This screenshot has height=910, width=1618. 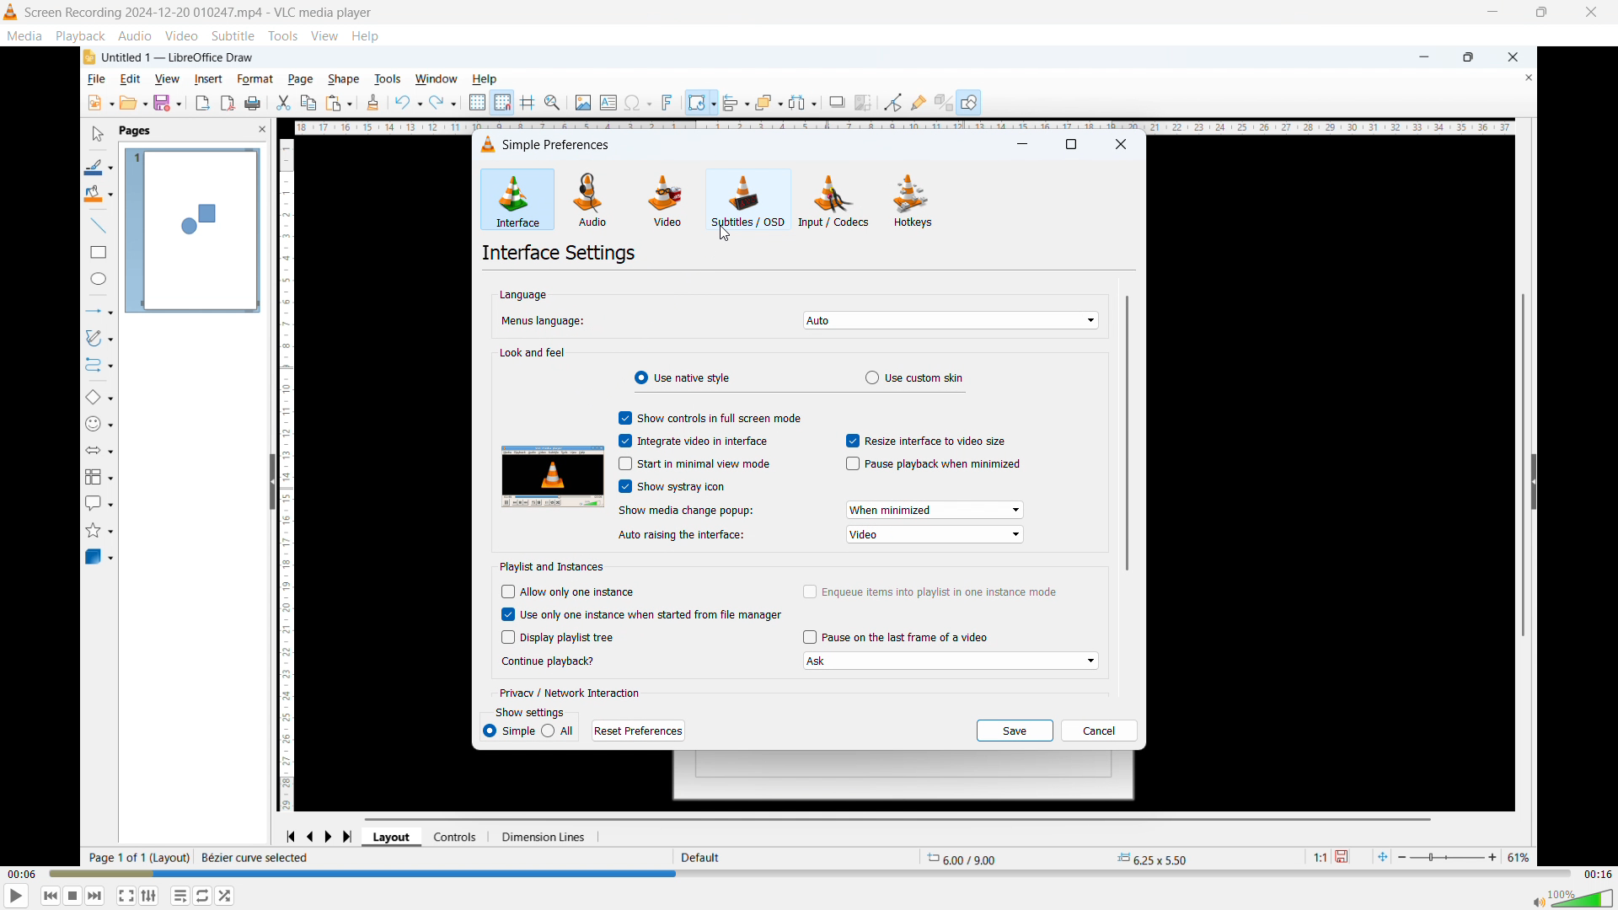 I want to click on Stop playing , so click(x=73, y=896).